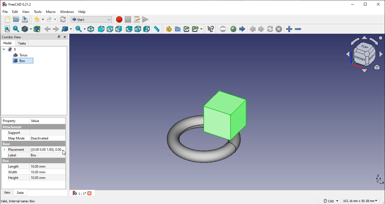 This screenshot has width=385, height=204. What do you see at coordinates (39, 19) in the screenshot?
I see `undo` at bounding box center [39, 19].